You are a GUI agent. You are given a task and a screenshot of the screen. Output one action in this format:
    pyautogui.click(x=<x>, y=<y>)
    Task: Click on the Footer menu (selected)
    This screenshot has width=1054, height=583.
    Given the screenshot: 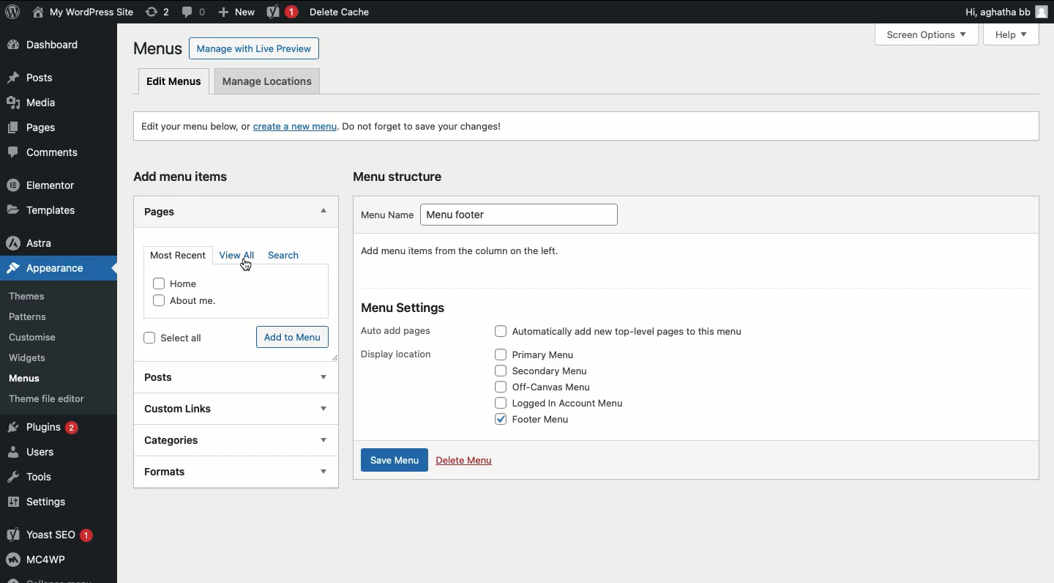 What is the action you would take?
    pyautogui.click(x=560, y=422)
    